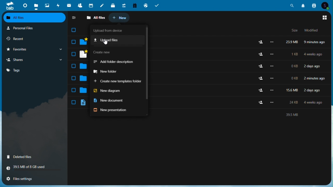  I want to click on all files, so click(34, 18).